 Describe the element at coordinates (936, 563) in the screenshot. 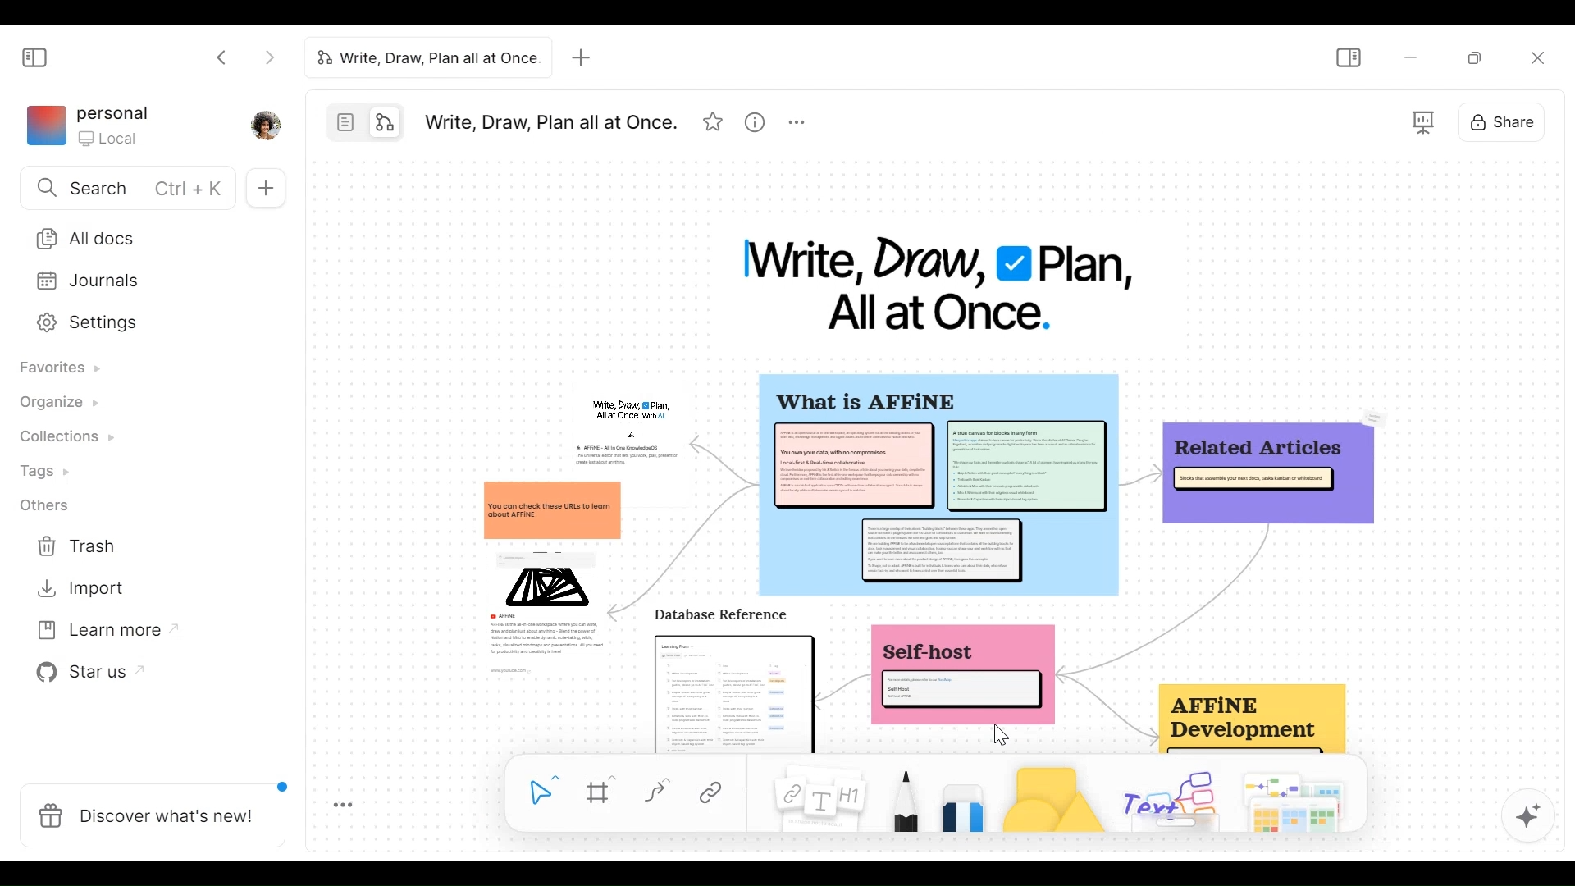

I see `information` at that location.